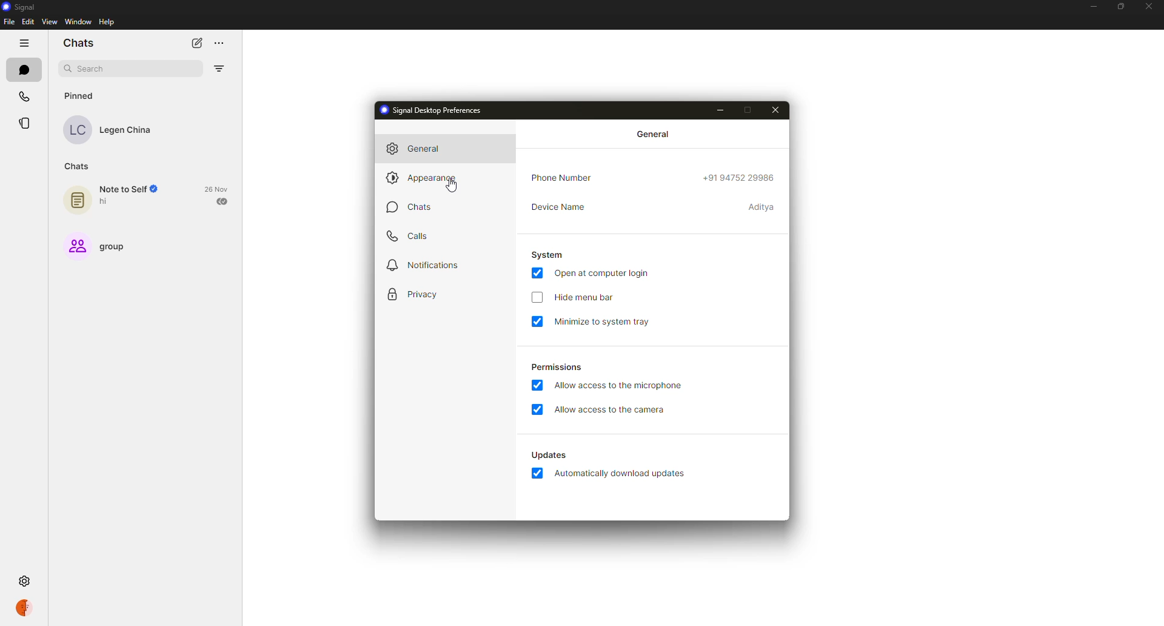  What do you see at coordinates (424, 264) in the screenshot?
I see `notifications` at bounding box center [424, 264].